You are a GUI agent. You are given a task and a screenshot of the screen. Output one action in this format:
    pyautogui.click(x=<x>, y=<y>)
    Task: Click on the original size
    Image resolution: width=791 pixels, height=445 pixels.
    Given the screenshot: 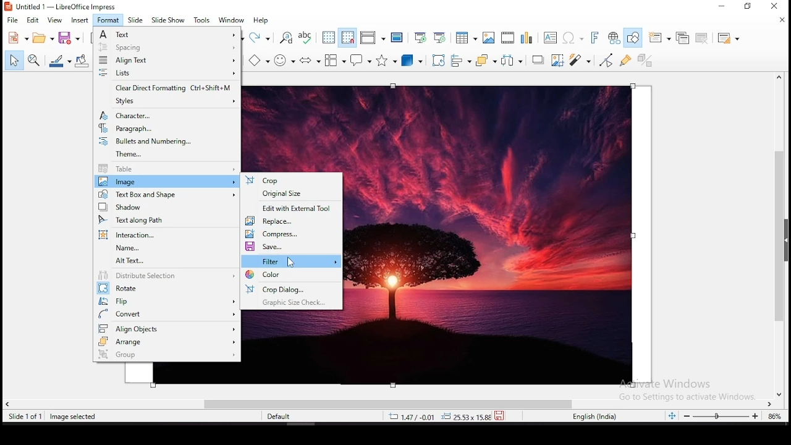 What is the action you would take?
    pyautogui.click(x=294, y=195)
    